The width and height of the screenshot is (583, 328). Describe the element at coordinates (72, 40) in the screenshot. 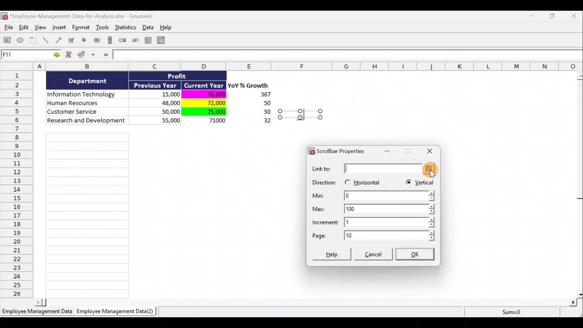

I see `Create a checkbox` at that location.